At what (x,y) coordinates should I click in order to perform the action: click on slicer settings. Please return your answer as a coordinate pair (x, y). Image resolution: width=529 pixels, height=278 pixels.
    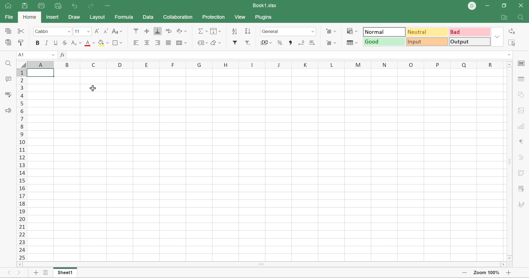
    Looking at the image, I should click on (522, 190).